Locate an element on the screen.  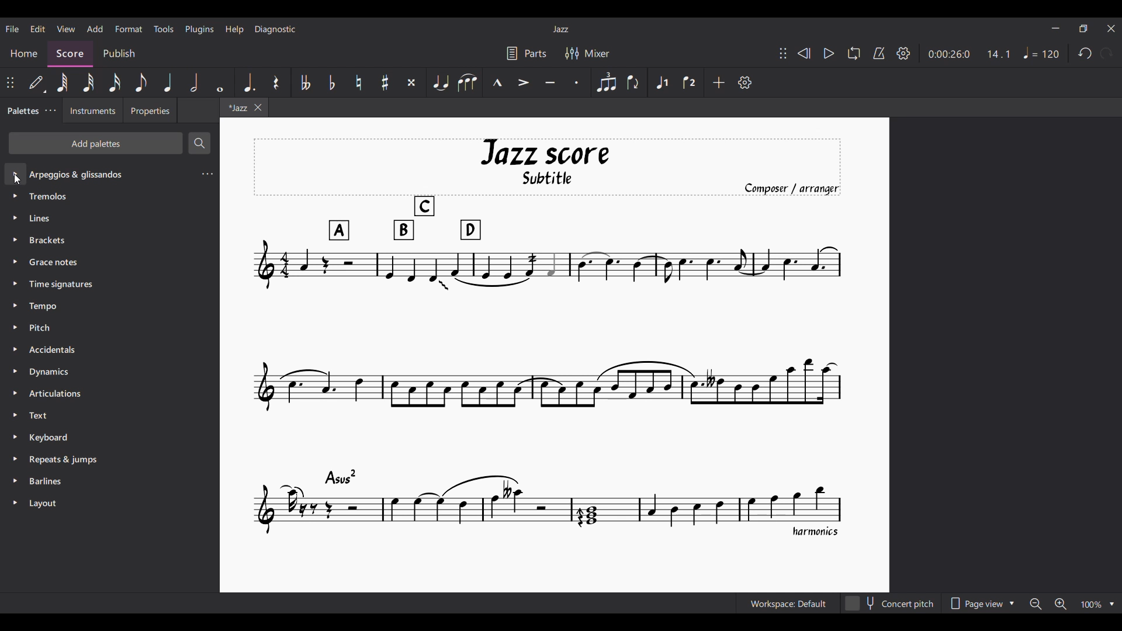
Setting of current palette selected is located at coordinates (207, 174).